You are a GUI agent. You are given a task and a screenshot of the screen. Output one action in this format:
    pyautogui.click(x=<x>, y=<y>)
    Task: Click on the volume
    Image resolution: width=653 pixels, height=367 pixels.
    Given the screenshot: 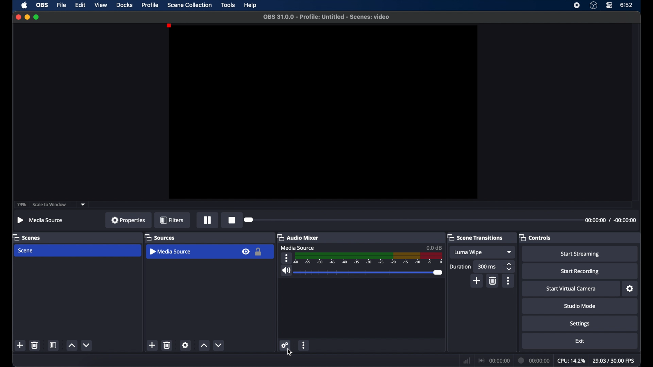 What is the action you would take?
    pyautogui.click(x=286, y=271)
    